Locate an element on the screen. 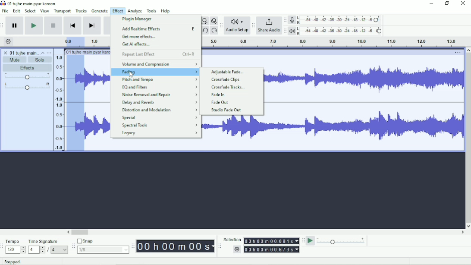  Tracks is located at coordinates (82, 10).